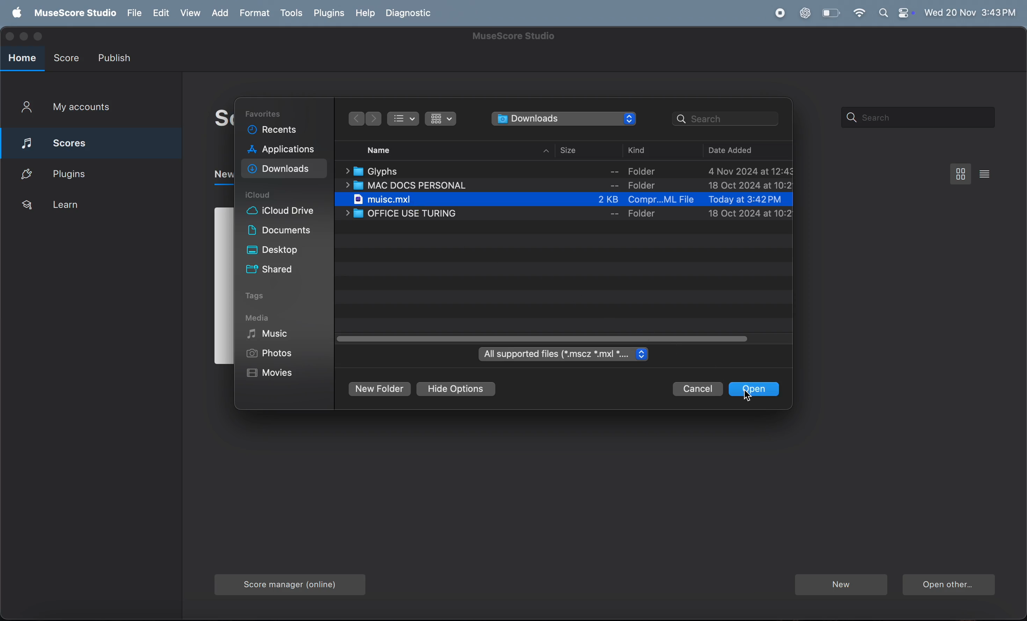 The width and height of the screenshot is (1027, 621). Describe the element at coordinates (285, 170) in the screenshot. I see `downloads` at that location.